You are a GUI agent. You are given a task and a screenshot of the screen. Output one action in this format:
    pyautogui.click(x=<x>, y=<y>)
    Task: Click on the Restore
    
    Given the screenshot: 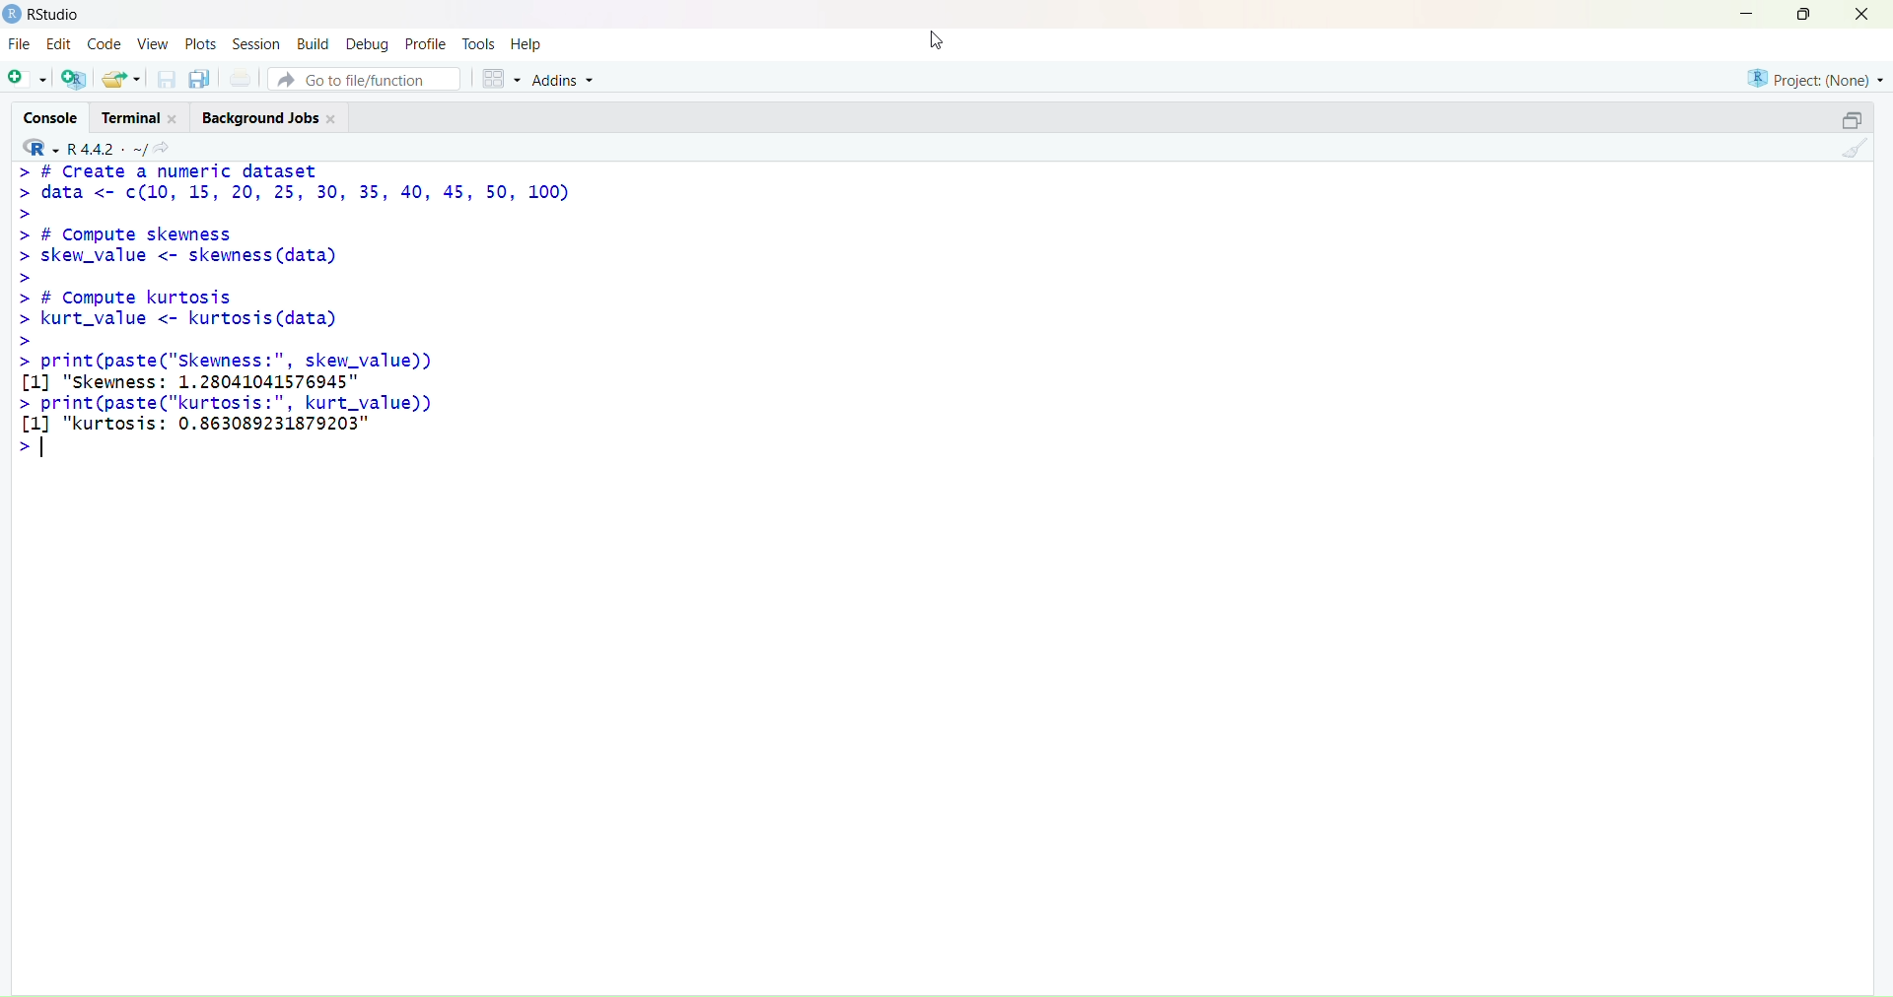 What is the action you would take?
    pyautogui.click(x=1841, y=122)
    